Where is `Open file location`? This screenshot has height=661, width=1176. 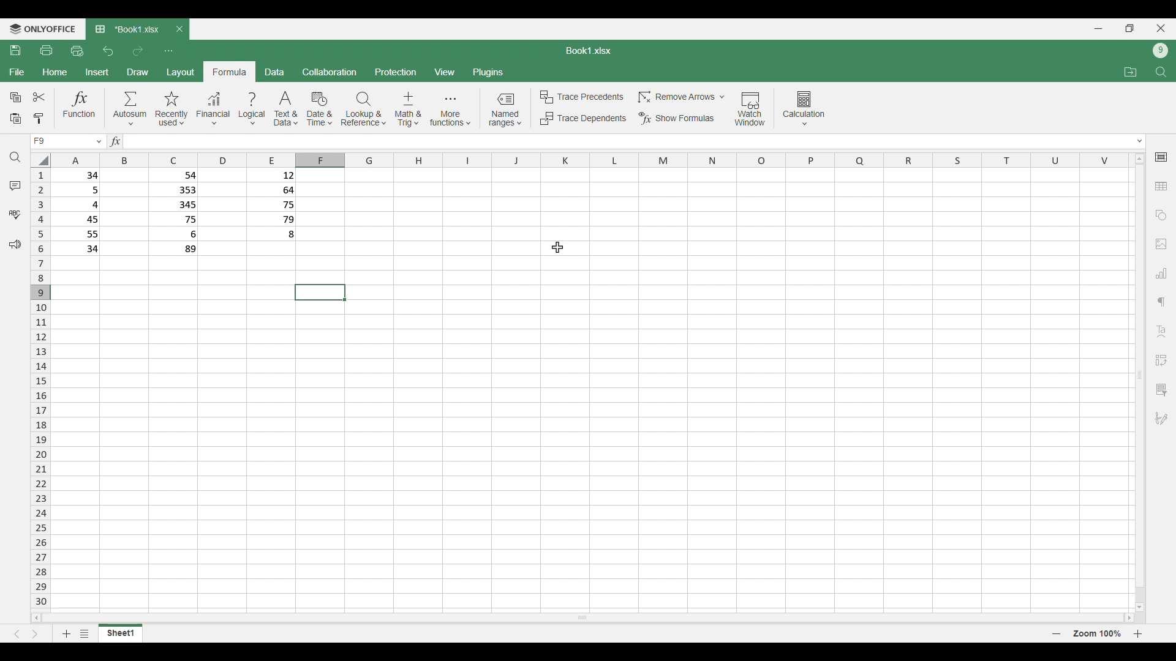 Open file location is located at coordinates (1131, 72).